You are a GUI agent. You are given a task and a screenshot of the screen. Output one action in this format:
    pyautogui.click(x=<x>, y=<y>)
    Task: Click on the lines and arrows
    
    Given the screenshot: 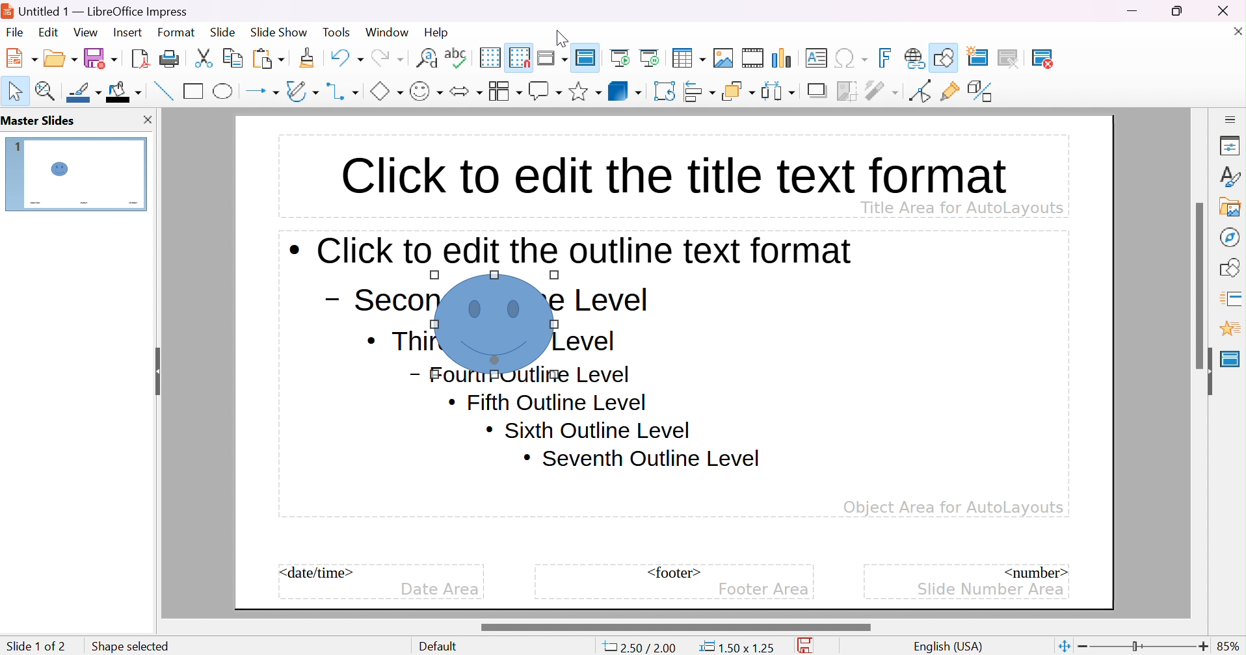 What is the action you would take?
    pyautogui.click(x=262, y=92)
    